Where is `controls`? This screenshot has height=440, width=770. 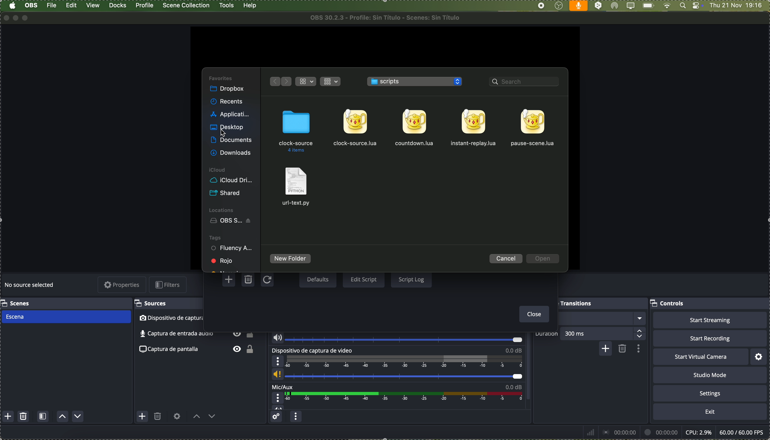
controls is located at coordinates (697, 6).